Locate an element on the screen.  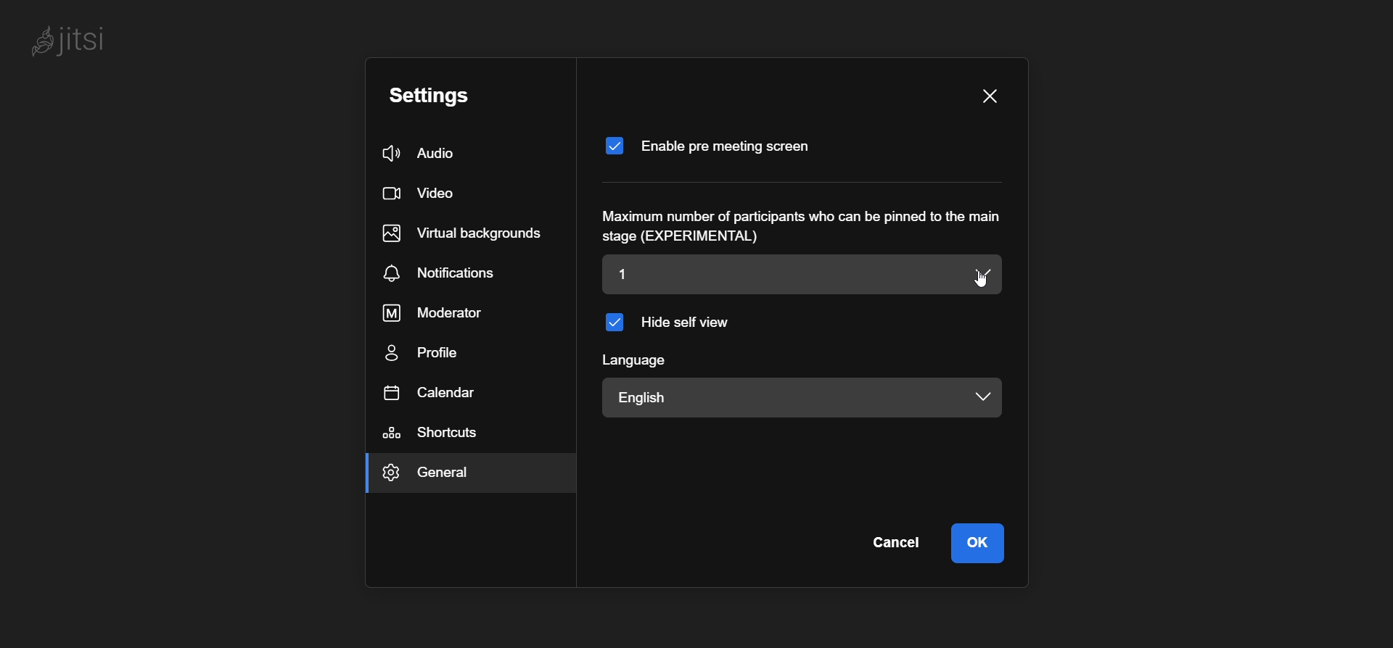
enable pre meeting screen is located at coordinates (713, 145).